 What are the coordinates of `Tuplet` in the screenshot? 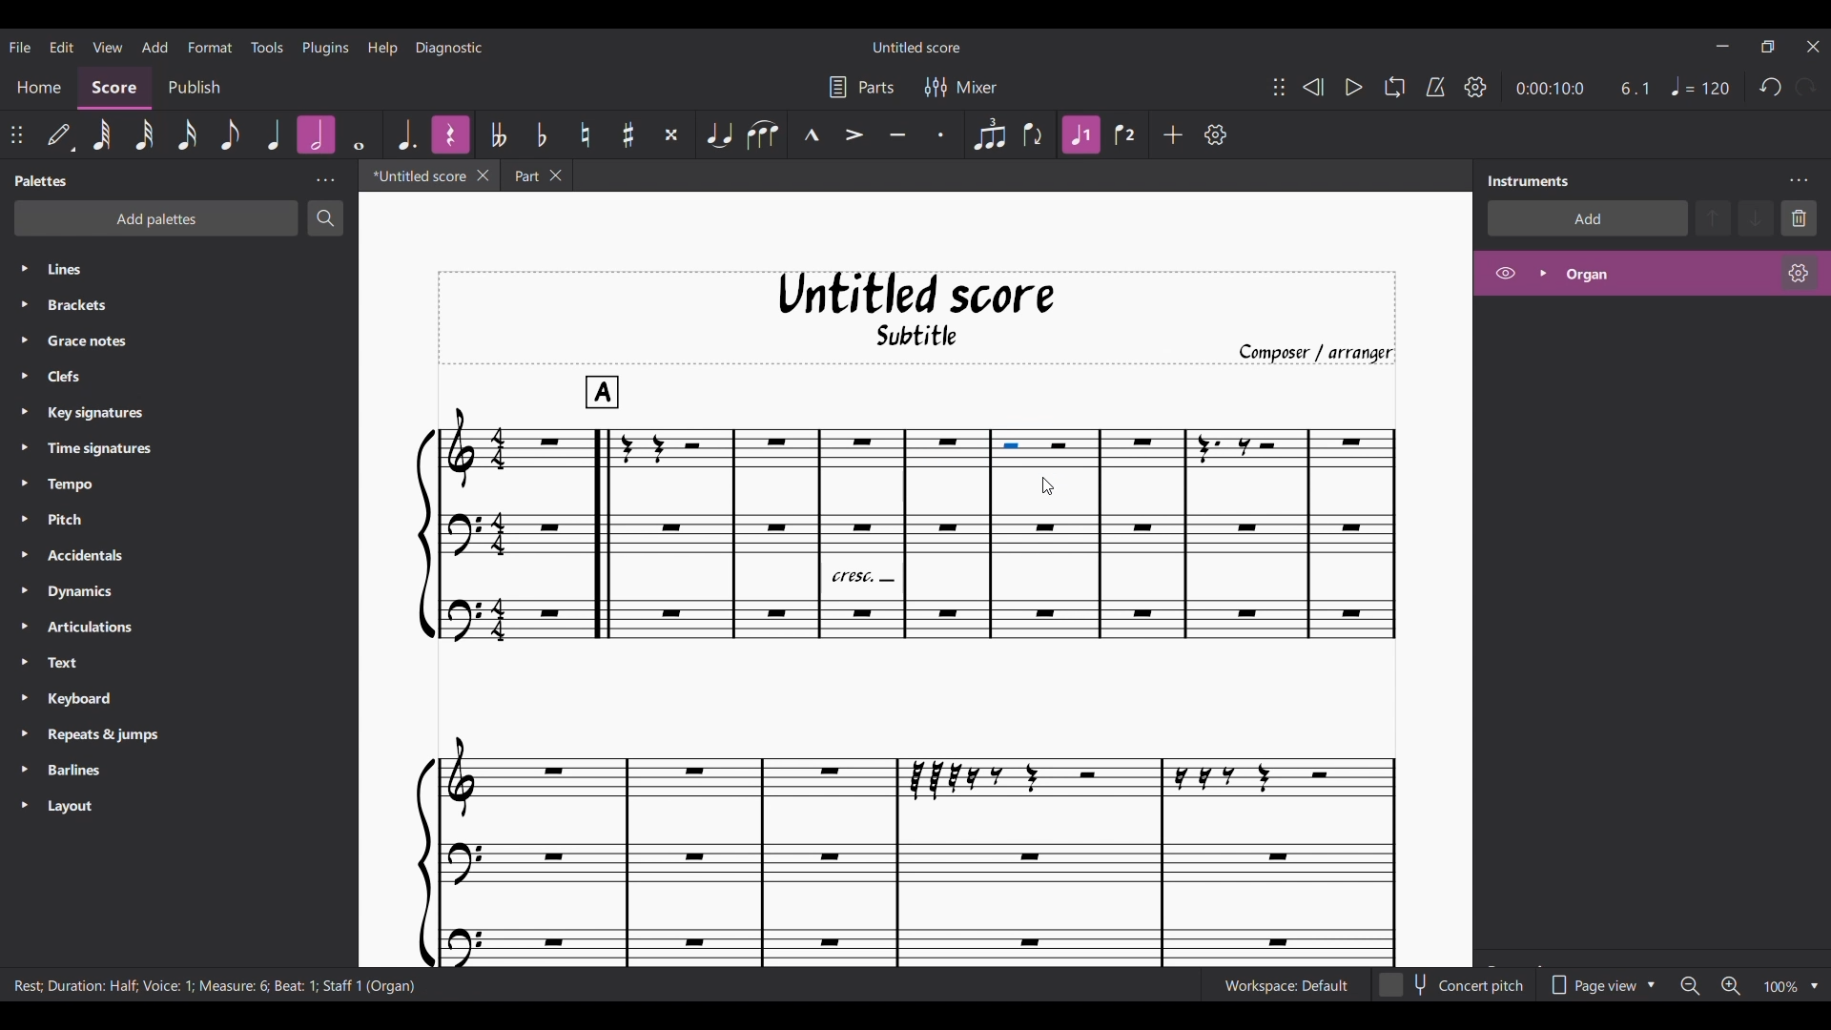 It's located at (990, 135).